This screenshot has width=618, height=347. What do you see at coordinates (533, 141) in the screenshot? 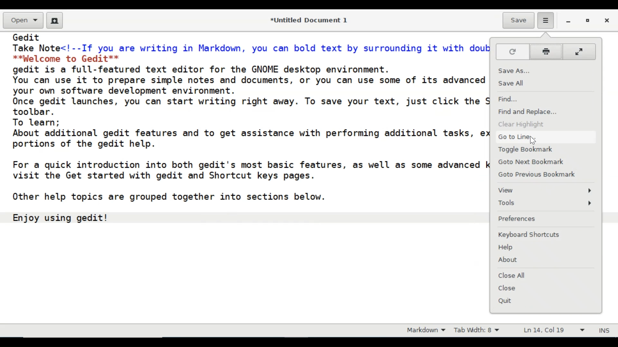
I see `Cursor` at bounding box center [533, 141].